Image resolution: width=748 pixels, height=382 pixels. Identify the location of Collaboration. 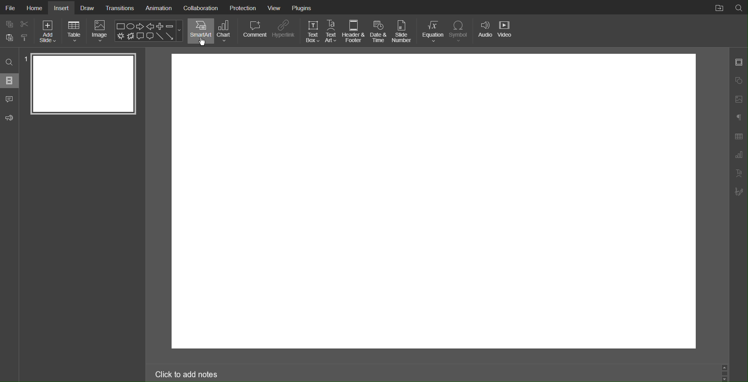
(201, 7).